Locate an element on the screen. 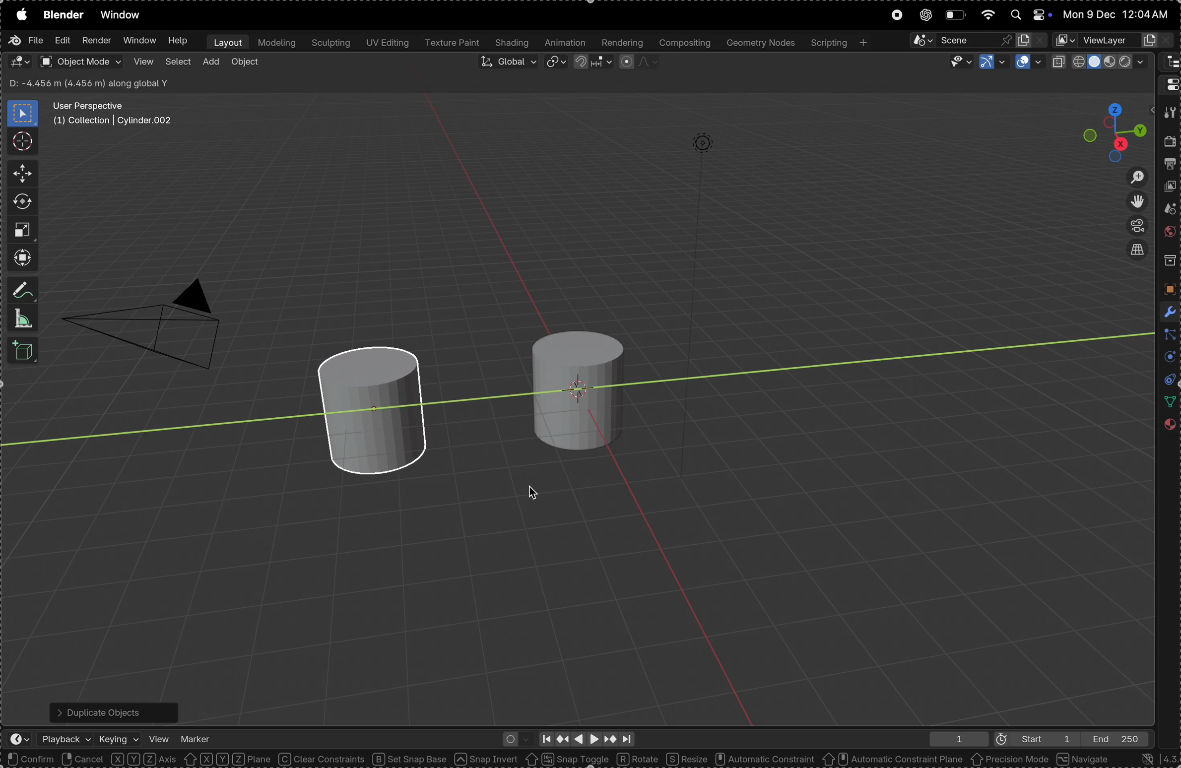 This screenshot has width=1181, height=768. snap invert is located at coordinates (487, 759).